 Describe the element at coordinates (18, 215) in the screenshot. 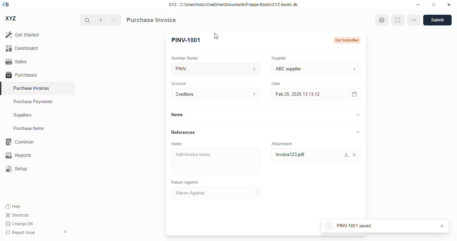

I see `shortcuts` at that location.